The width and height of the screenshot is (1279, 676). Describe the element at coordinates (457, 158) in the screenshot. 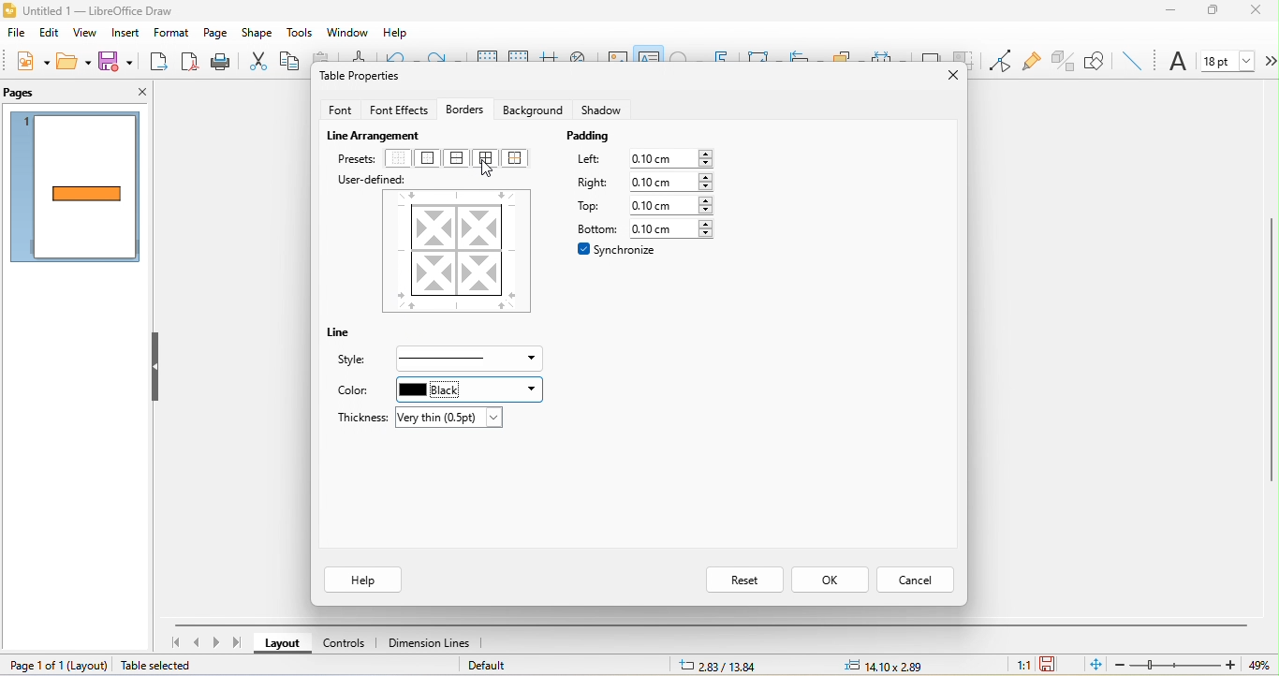

I see `outer border and horizontal line` at that location.